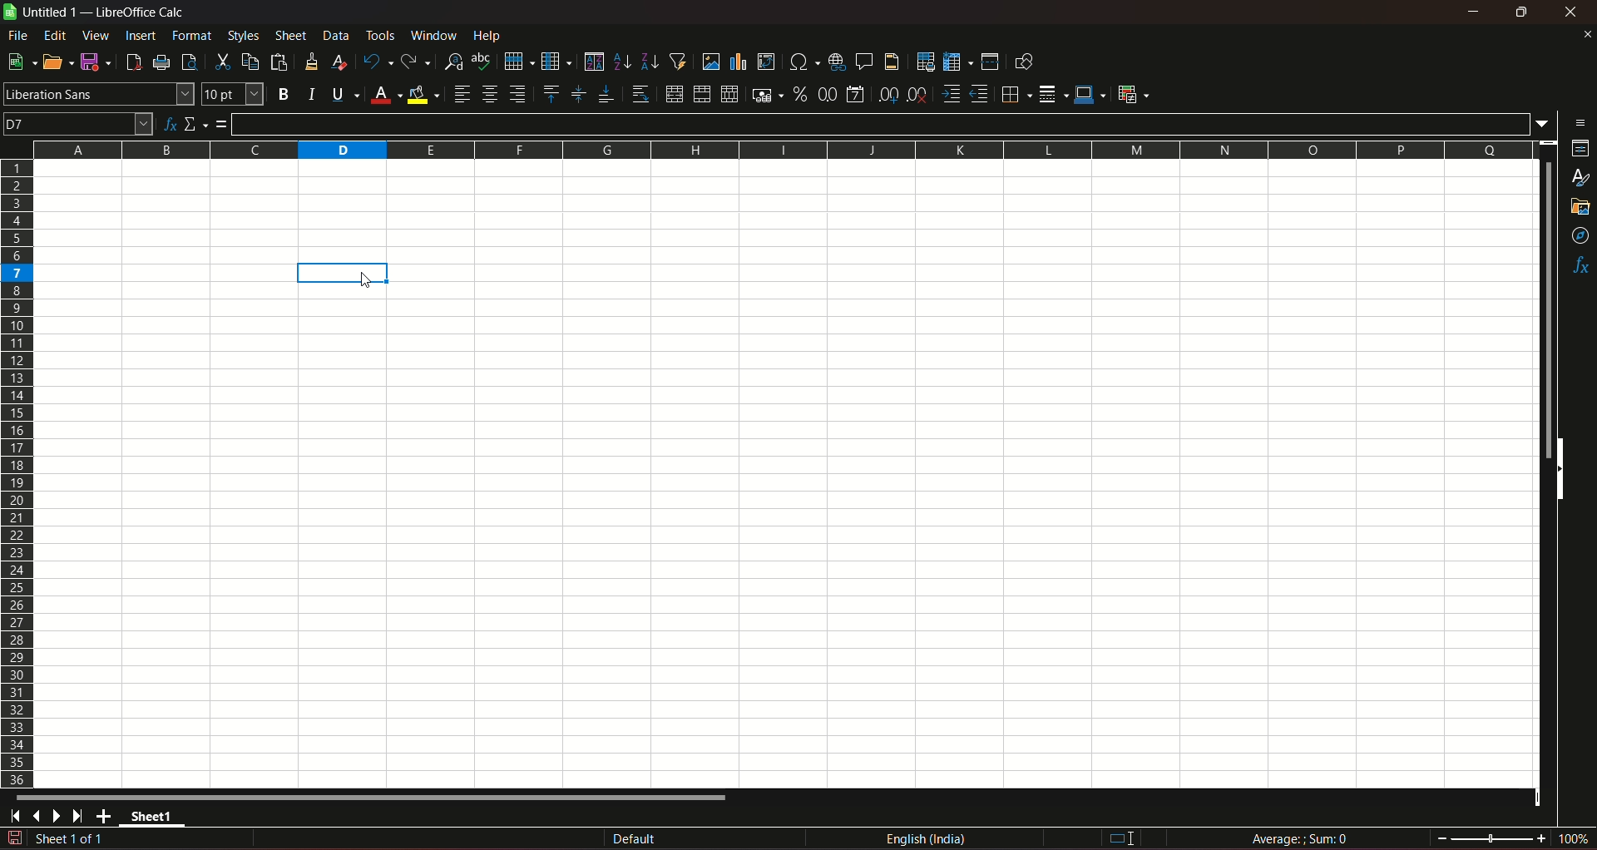 The height and width of the screenshot is (850, 1597). What do you see at coordinates (19, 35) in the screenshot?
I see `file` at bounding box center [19, 35].